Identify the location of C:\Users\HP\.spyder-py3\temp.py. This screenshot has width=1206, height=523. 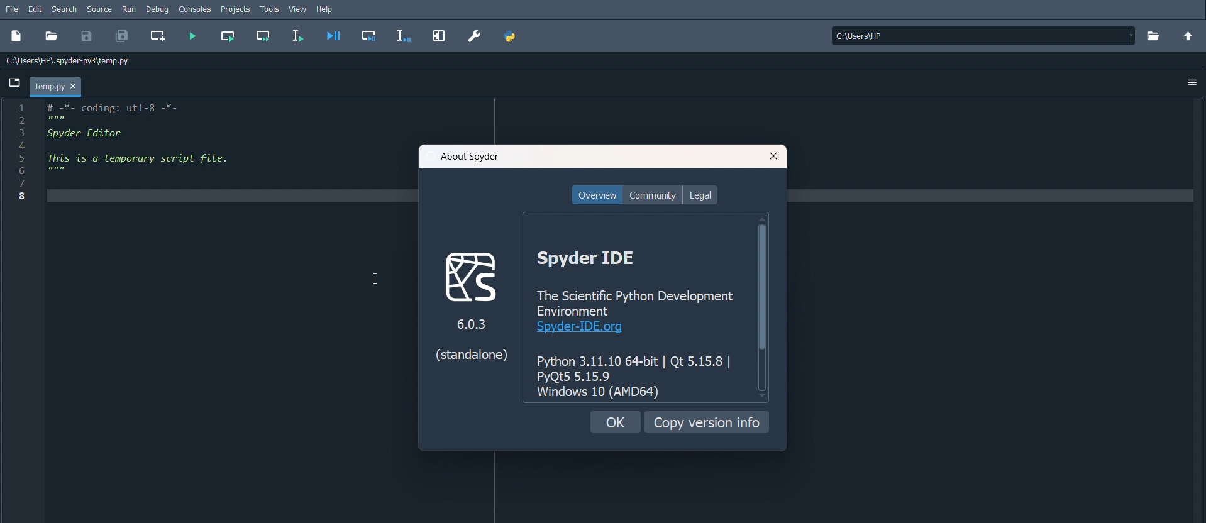
(70, 60).